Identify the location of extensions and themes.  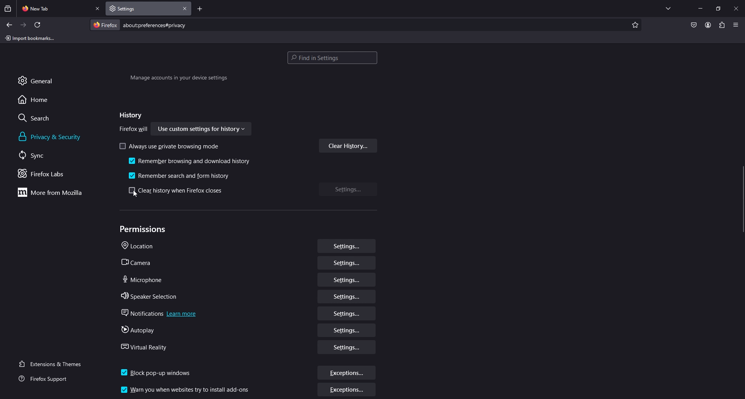
(55, 363).